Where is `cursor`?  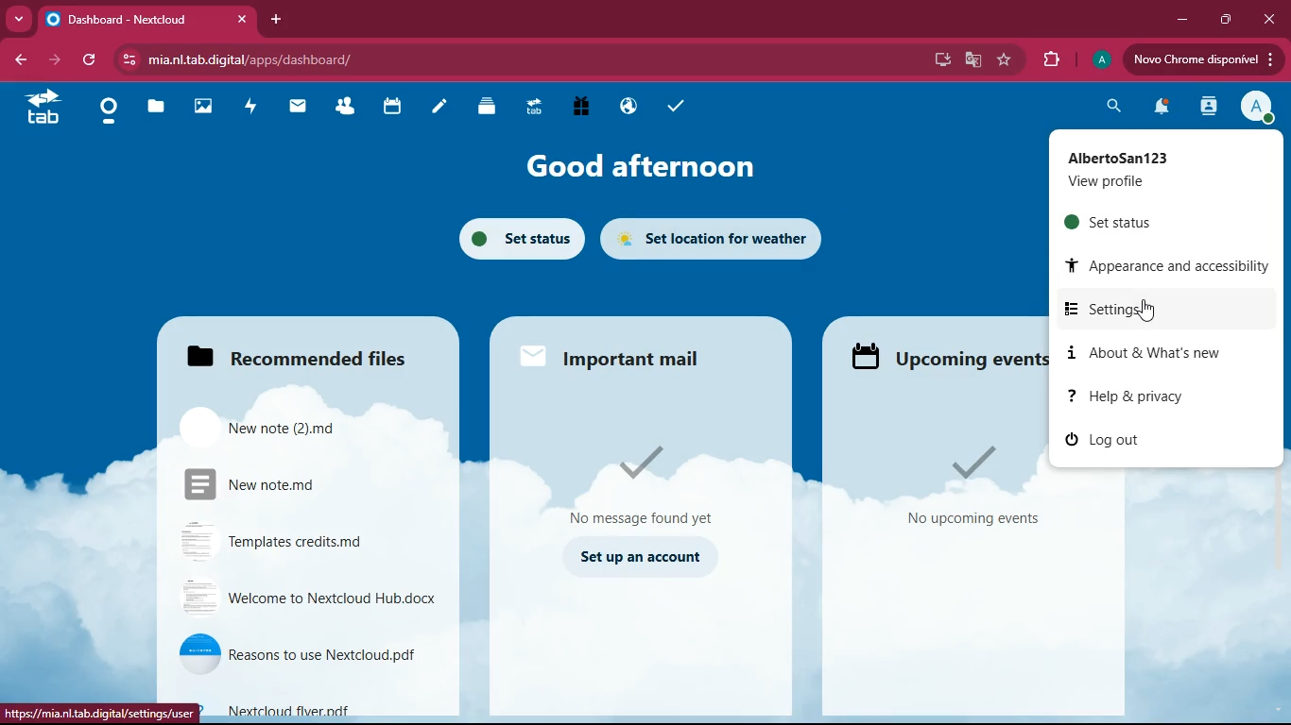 cursor is located at coordinates (1150, 311).